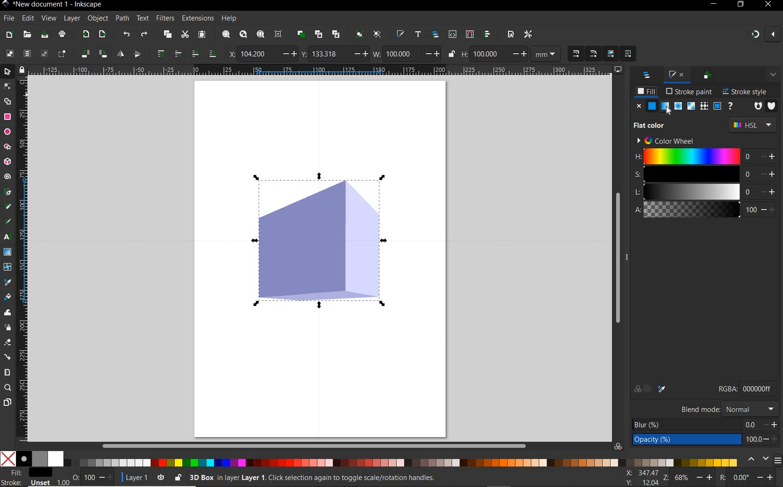 This screenshot has width=783, height=487. What do you see at coordinates (161, 478) in the screenshot?
I see `TOGGLE CURRENT LAYER VISIBILITY` at bounding box center [161, 478].